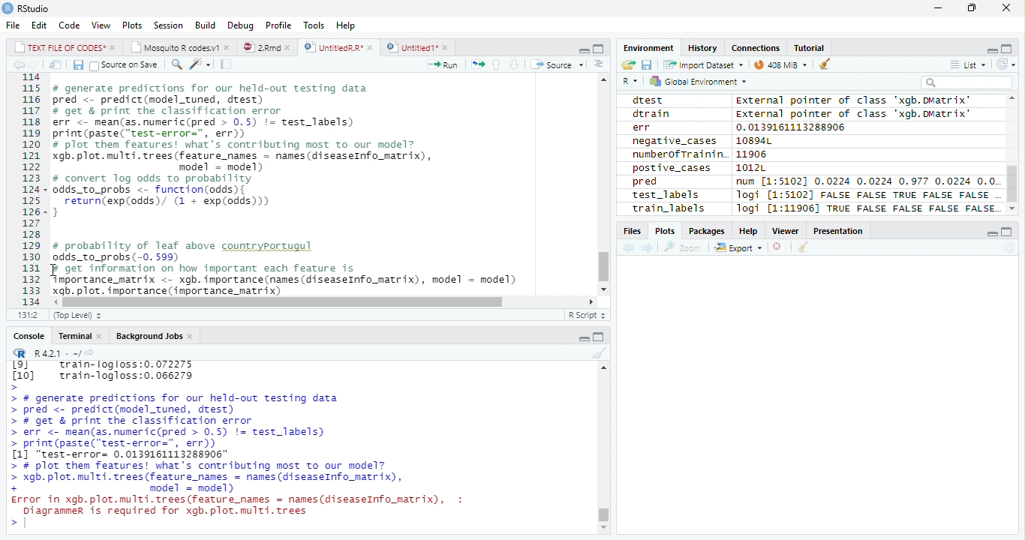 The height and width of the screenshot is (540, 1025). I want to click on Previous, so click(17, 65).